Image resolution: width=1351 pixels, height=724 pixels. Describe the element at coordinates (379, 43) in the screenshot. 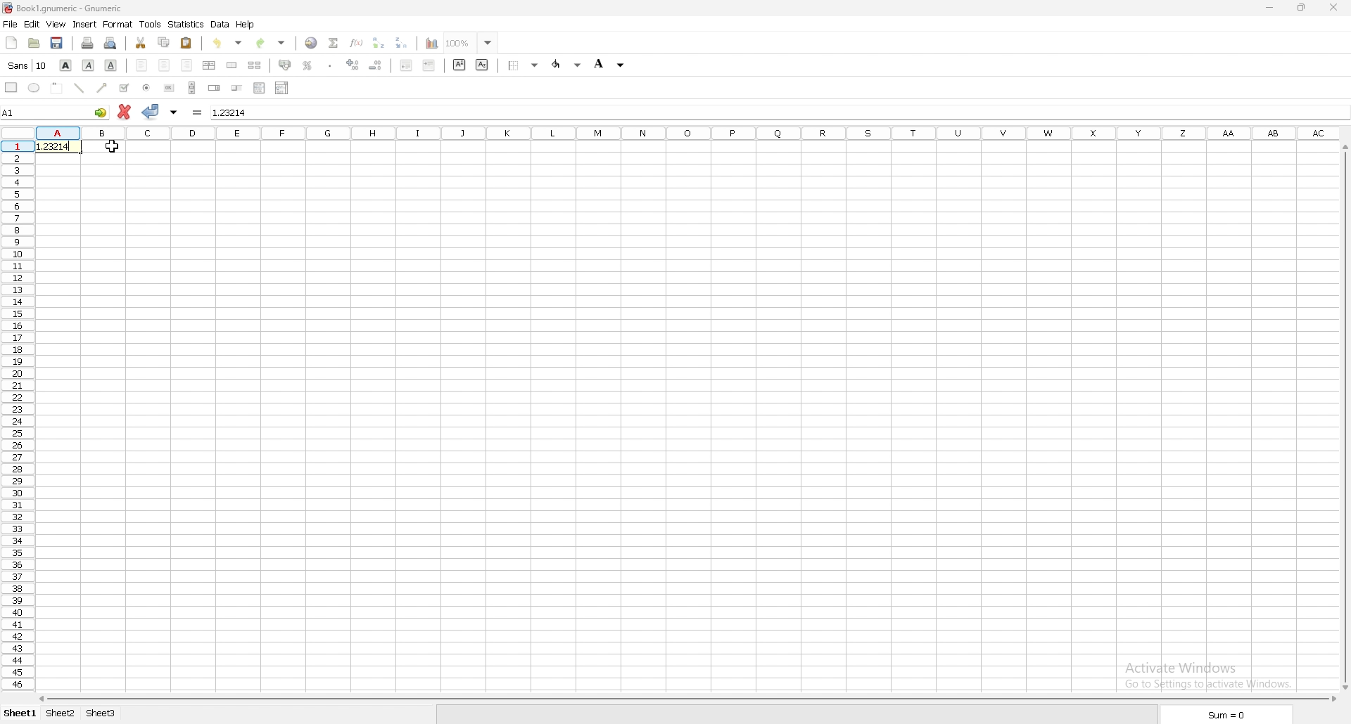

I see `sort ascending` at that location.